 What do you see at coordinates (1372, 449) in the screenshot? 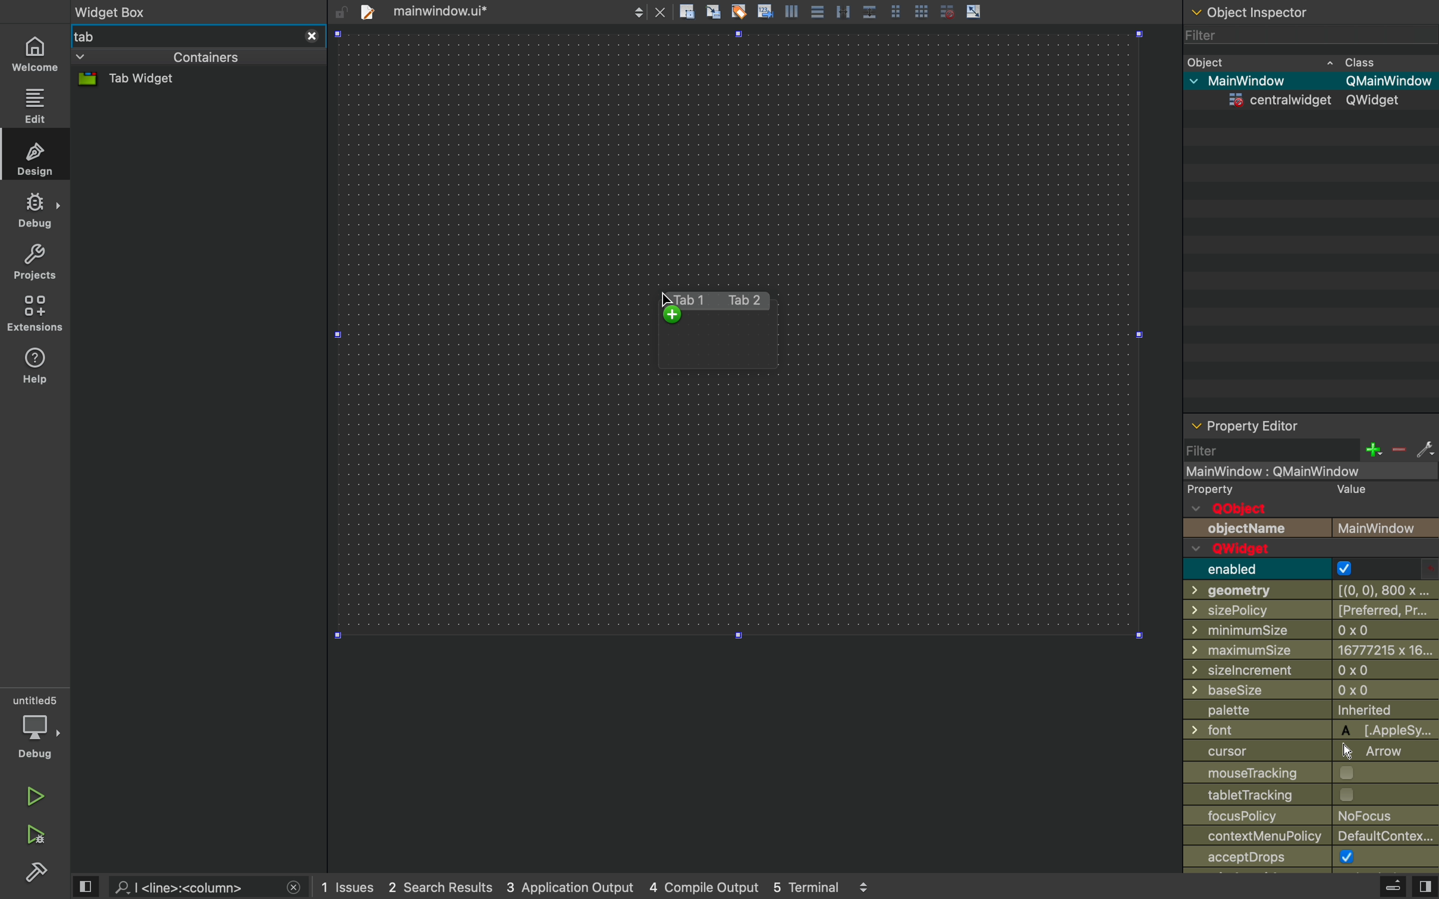
I see `plus` at bounding box center [1372, 449].